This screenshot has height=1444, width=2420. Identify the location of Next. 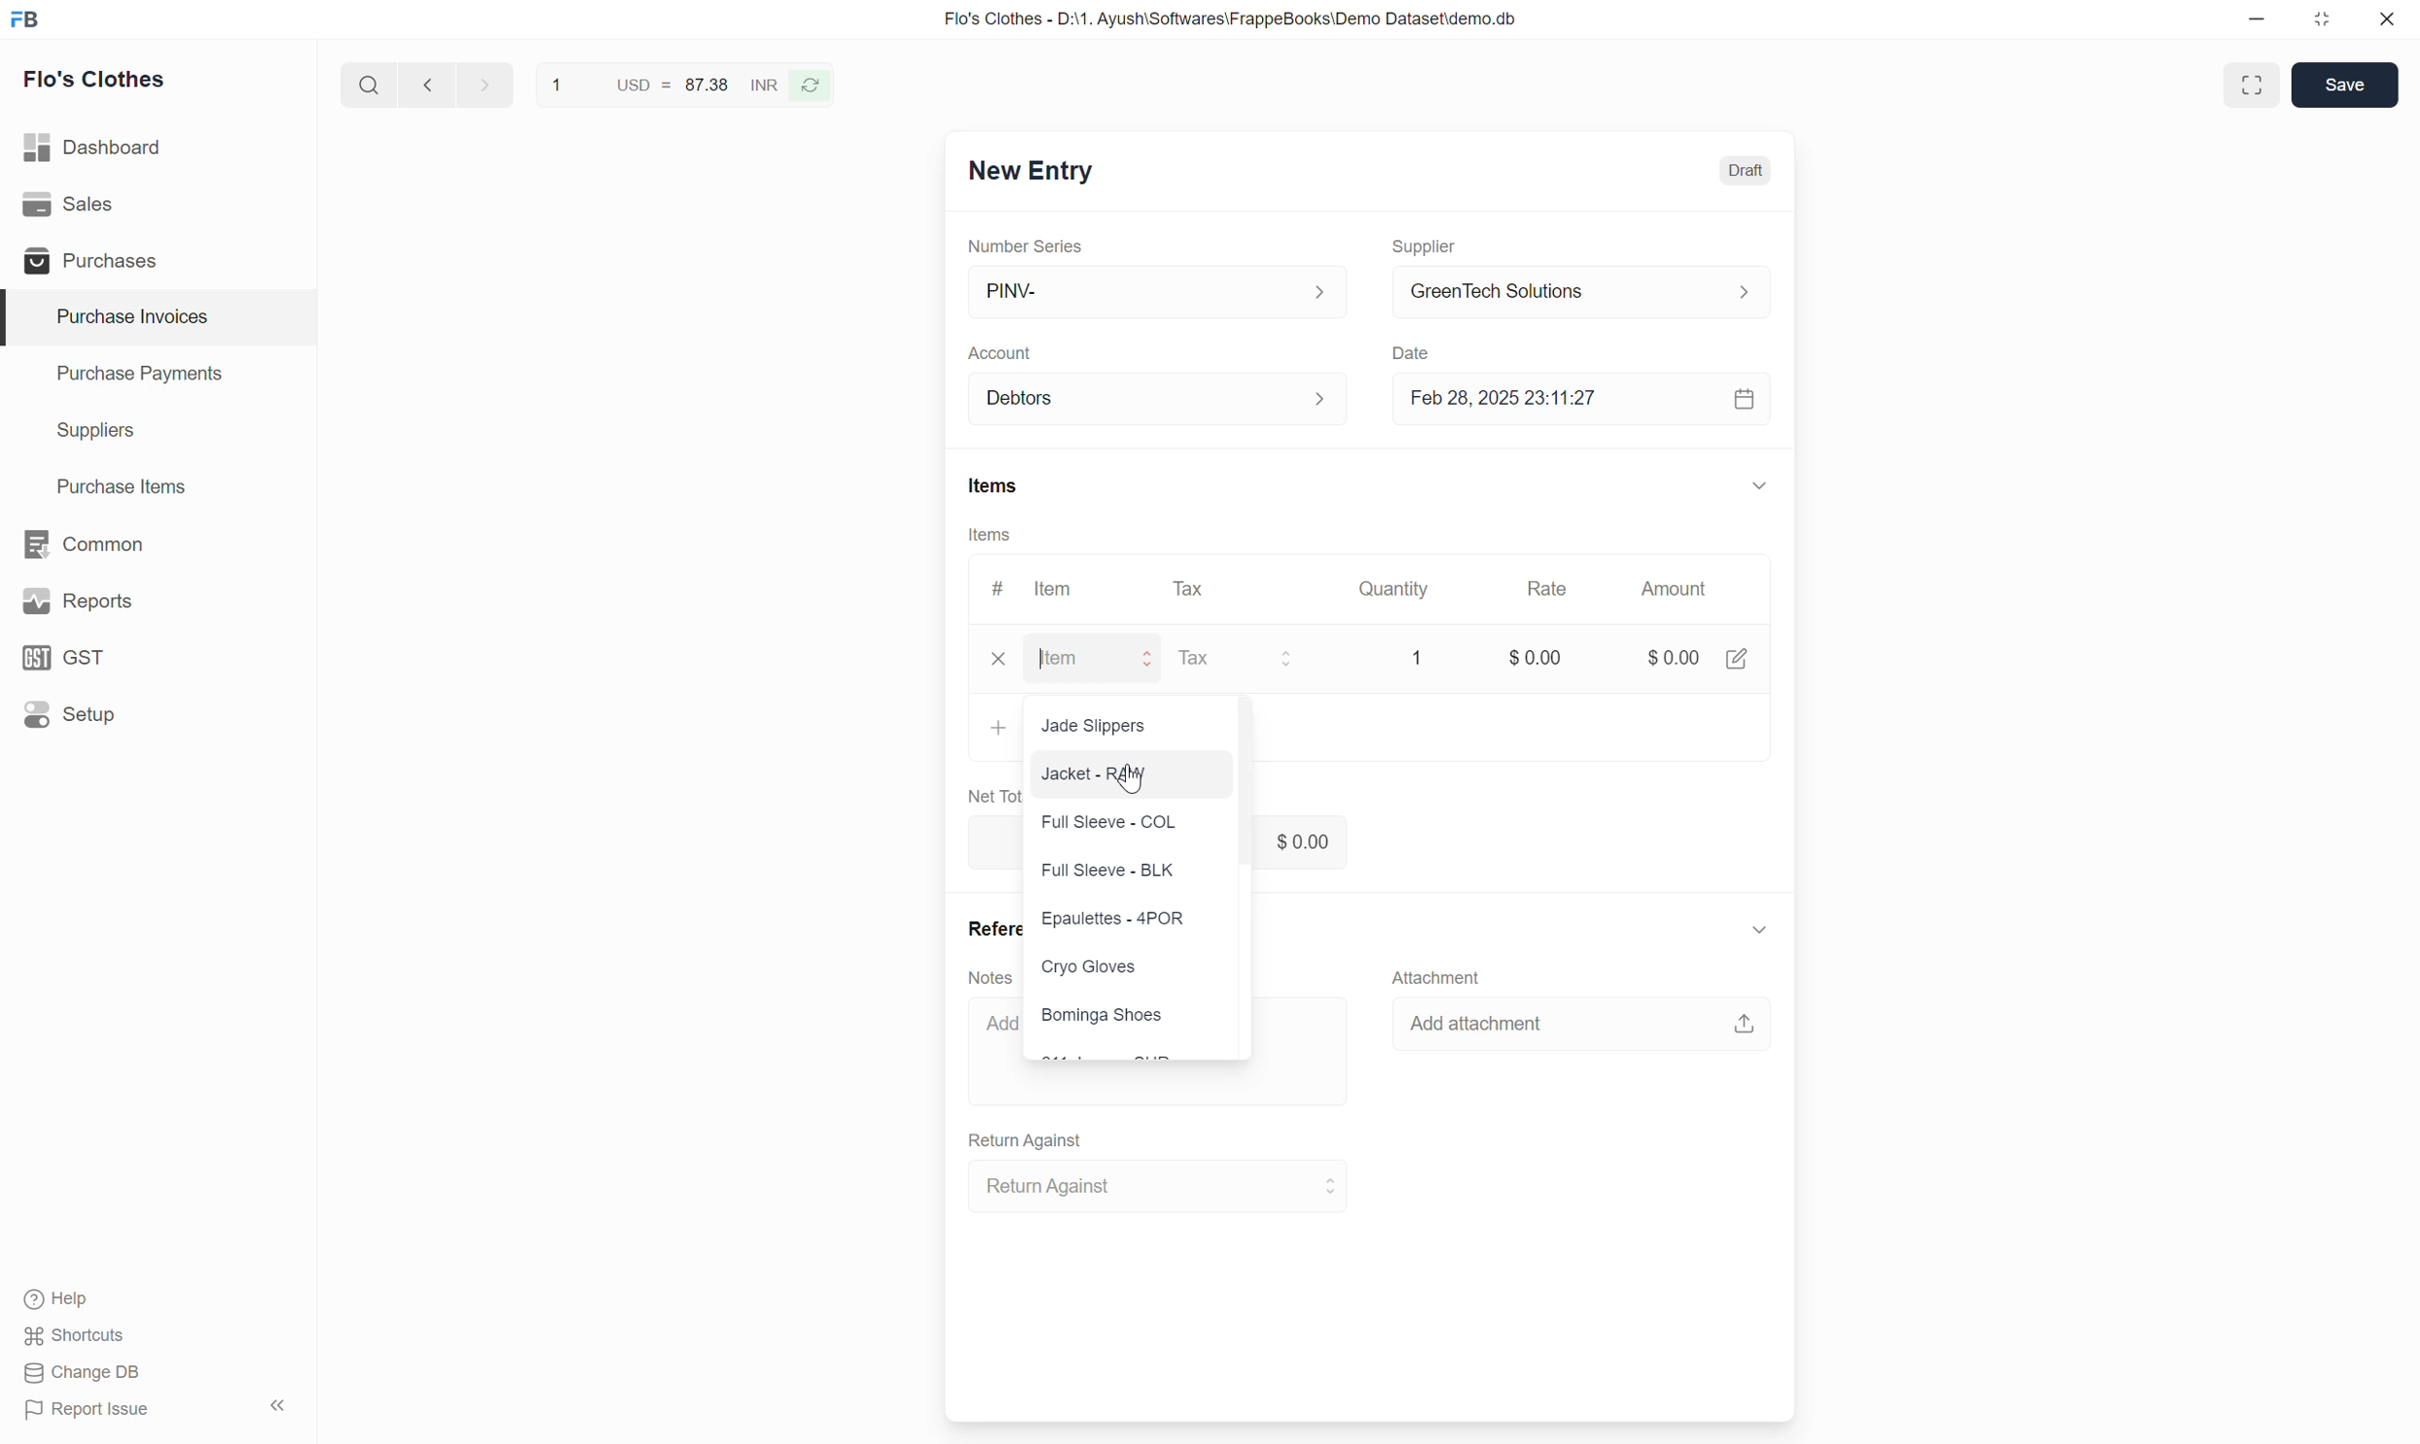
(487, 84).